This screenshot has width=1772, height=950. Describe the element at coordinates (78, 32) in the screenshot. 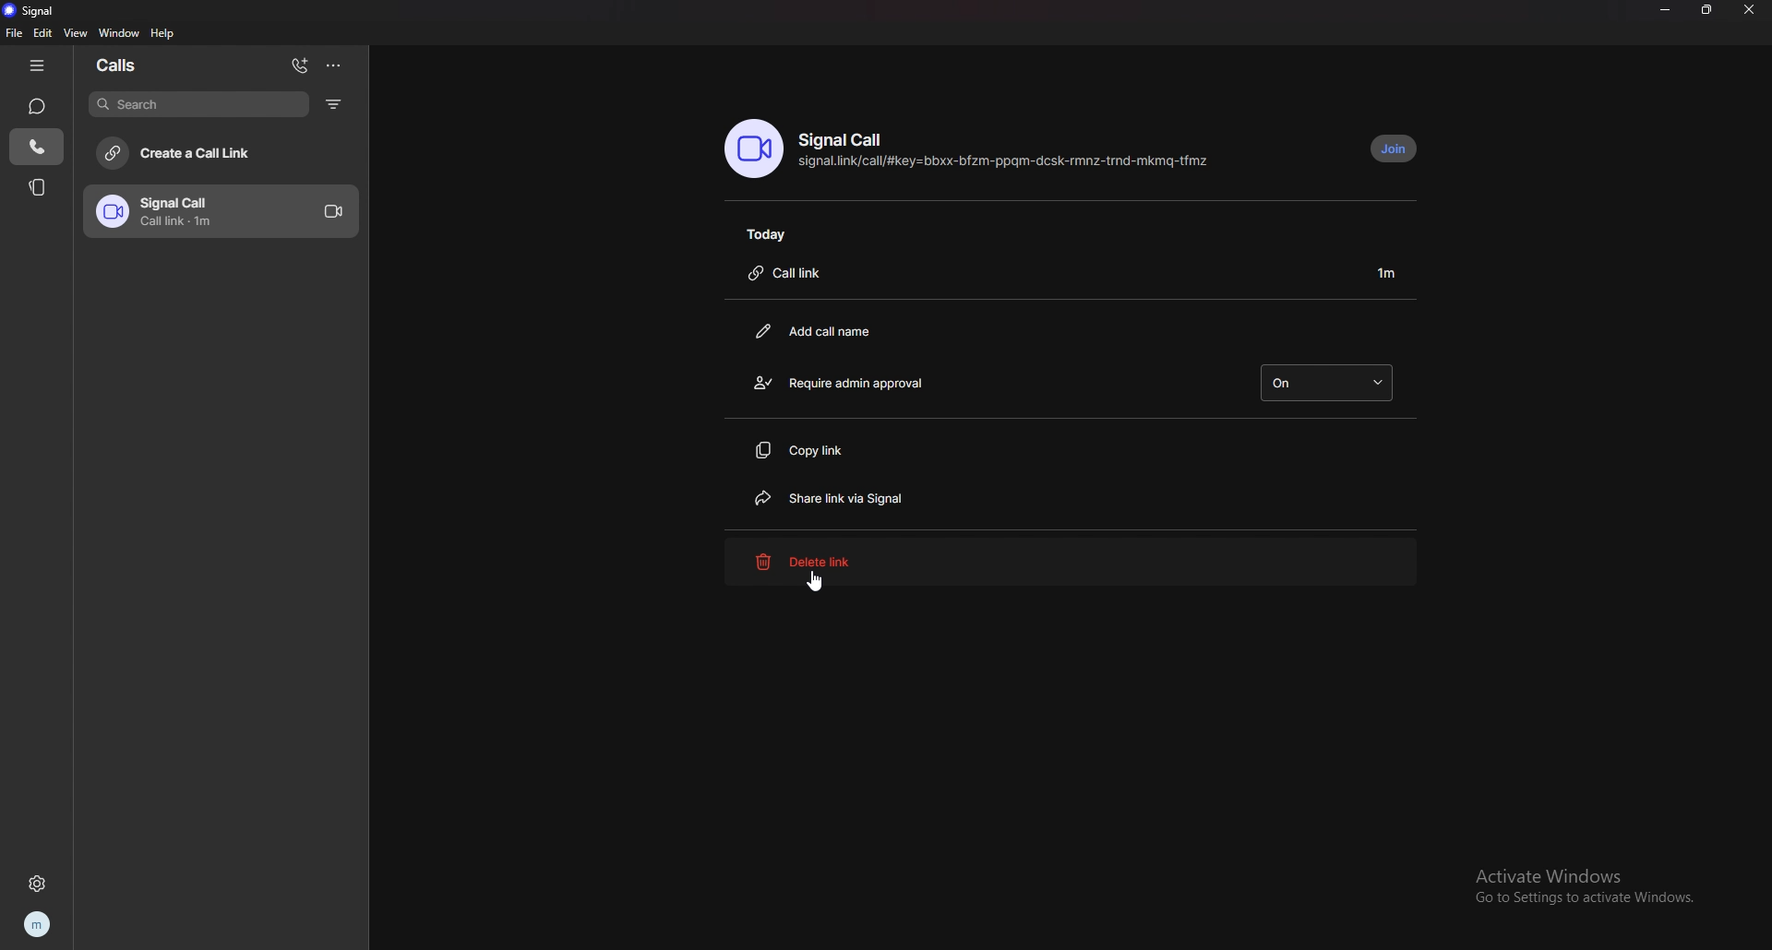

I see `view` at that location.